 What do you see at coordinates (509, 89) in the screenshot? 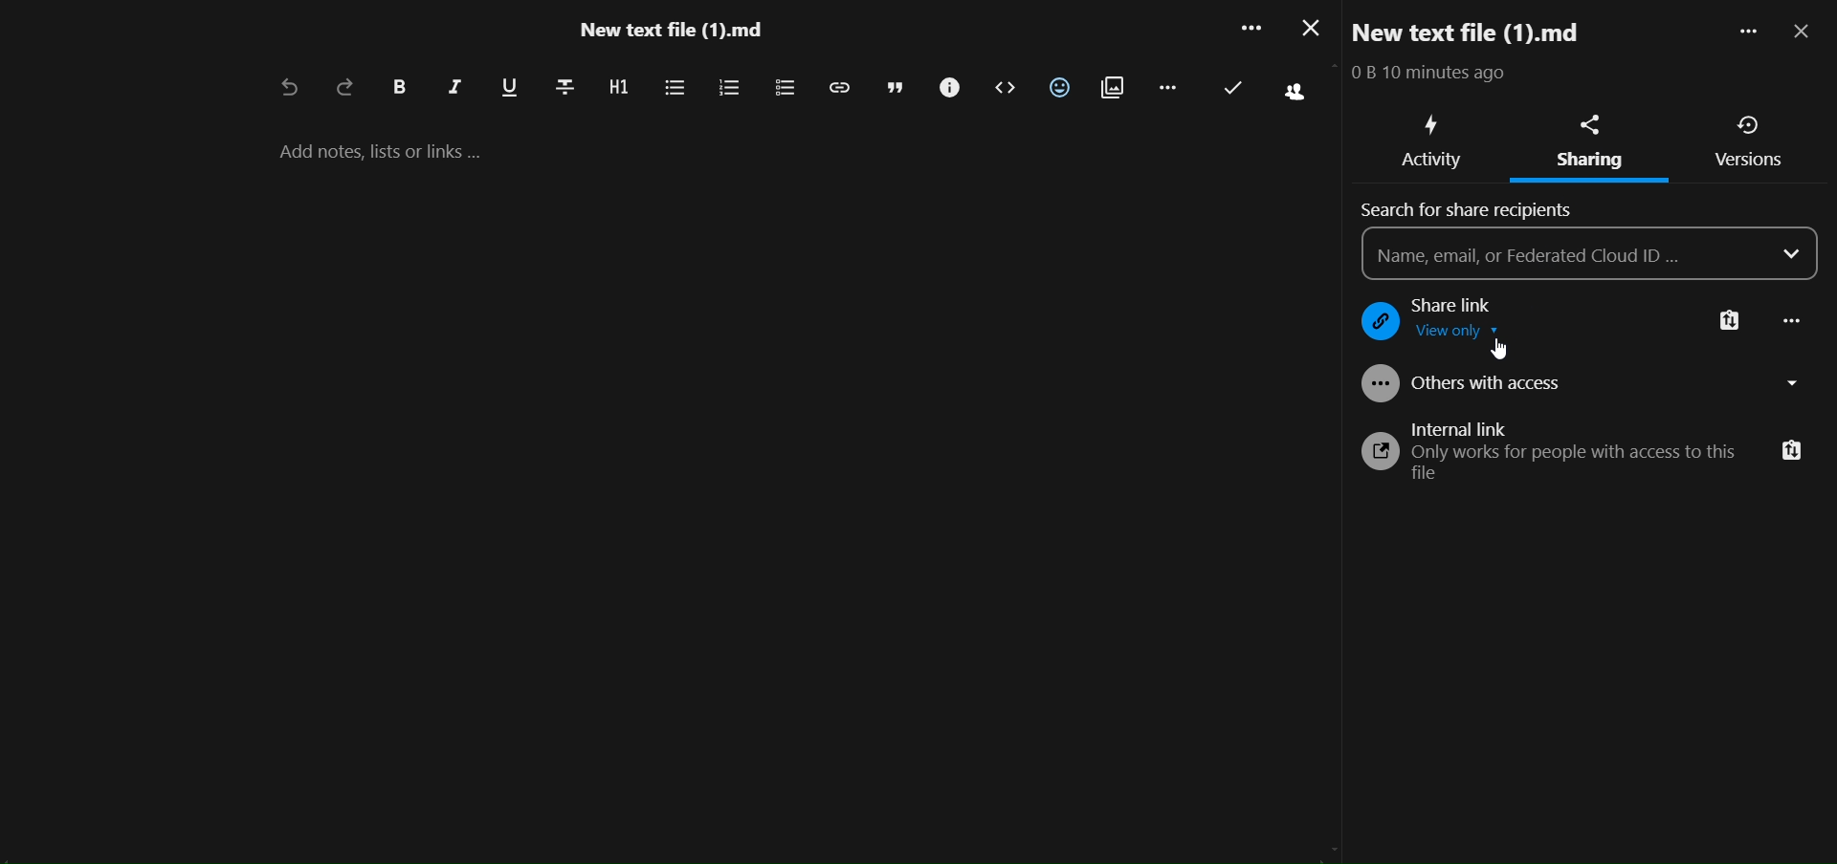
I see `underline` at bounding box center [509, 89].